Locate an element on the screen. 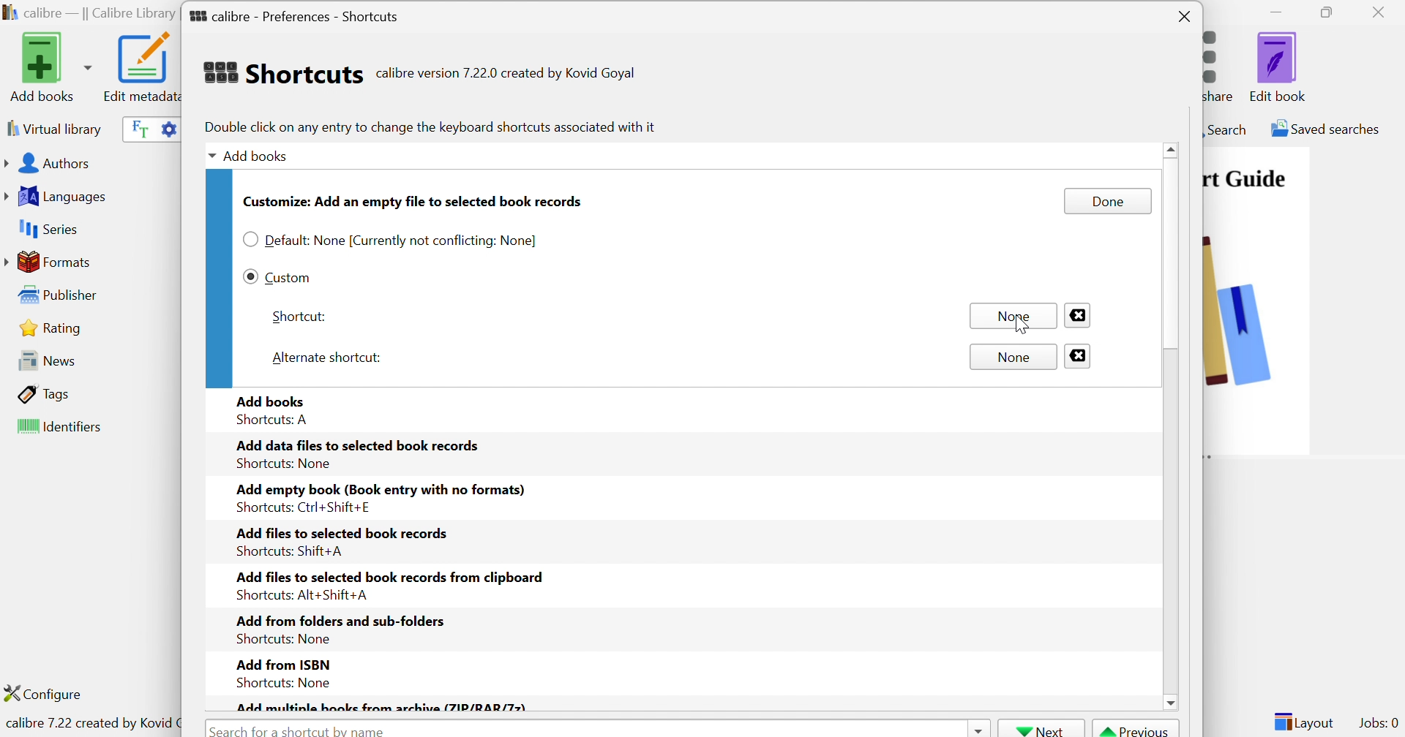 The width and height of the screenshot is (1405, 737). Add books is located at coordinates (48, 67).